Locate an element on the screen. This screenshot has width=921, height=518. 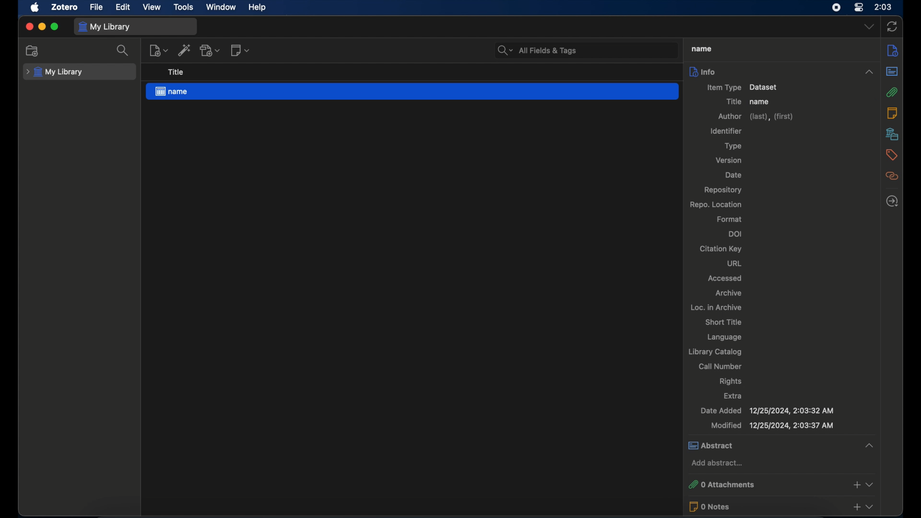
archive is located at coordinates (729, 293).